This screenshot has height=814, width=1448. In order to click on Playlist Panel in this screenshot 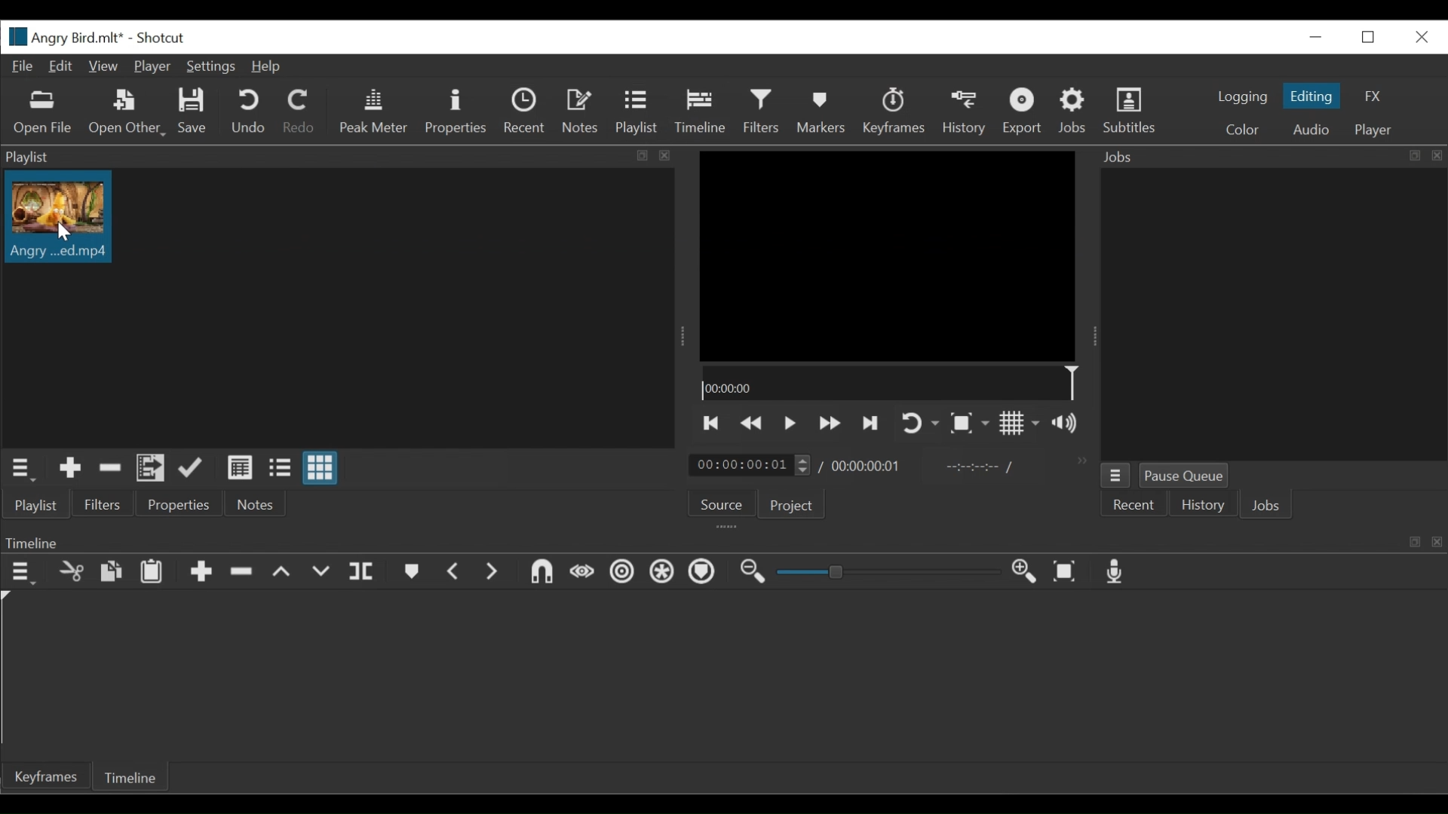, I will do `click(346, 155)`.